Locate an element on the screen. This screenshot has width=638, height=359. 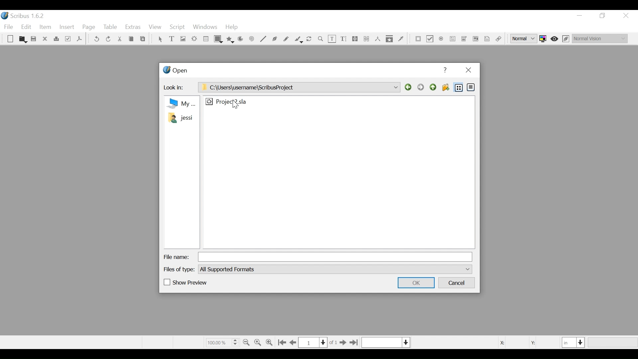
Arc is located at coordinates (241, 40).